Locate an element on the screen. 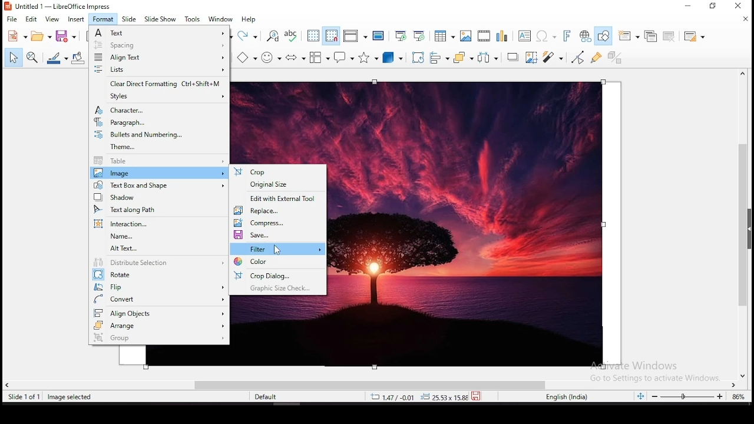  duplicate slide is located at coordinates (649, 35).